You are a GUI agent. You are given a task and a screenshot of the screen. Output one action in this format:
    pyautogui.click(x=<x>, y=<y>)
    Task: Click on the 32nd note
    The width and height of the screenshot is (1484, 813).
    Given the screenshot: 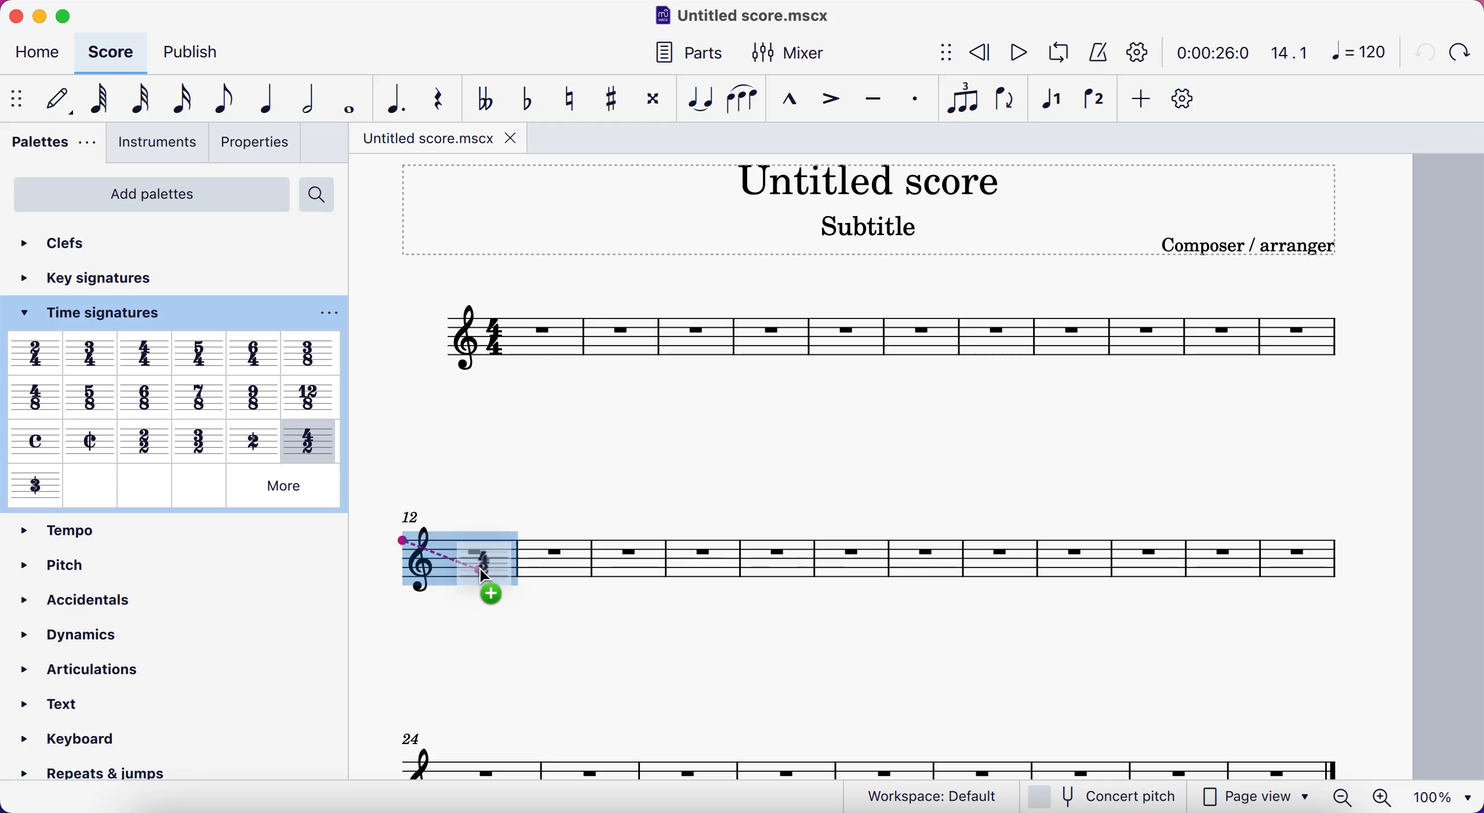 What is the action you would take?
    pyautogui.click(x=138, y=99)
    